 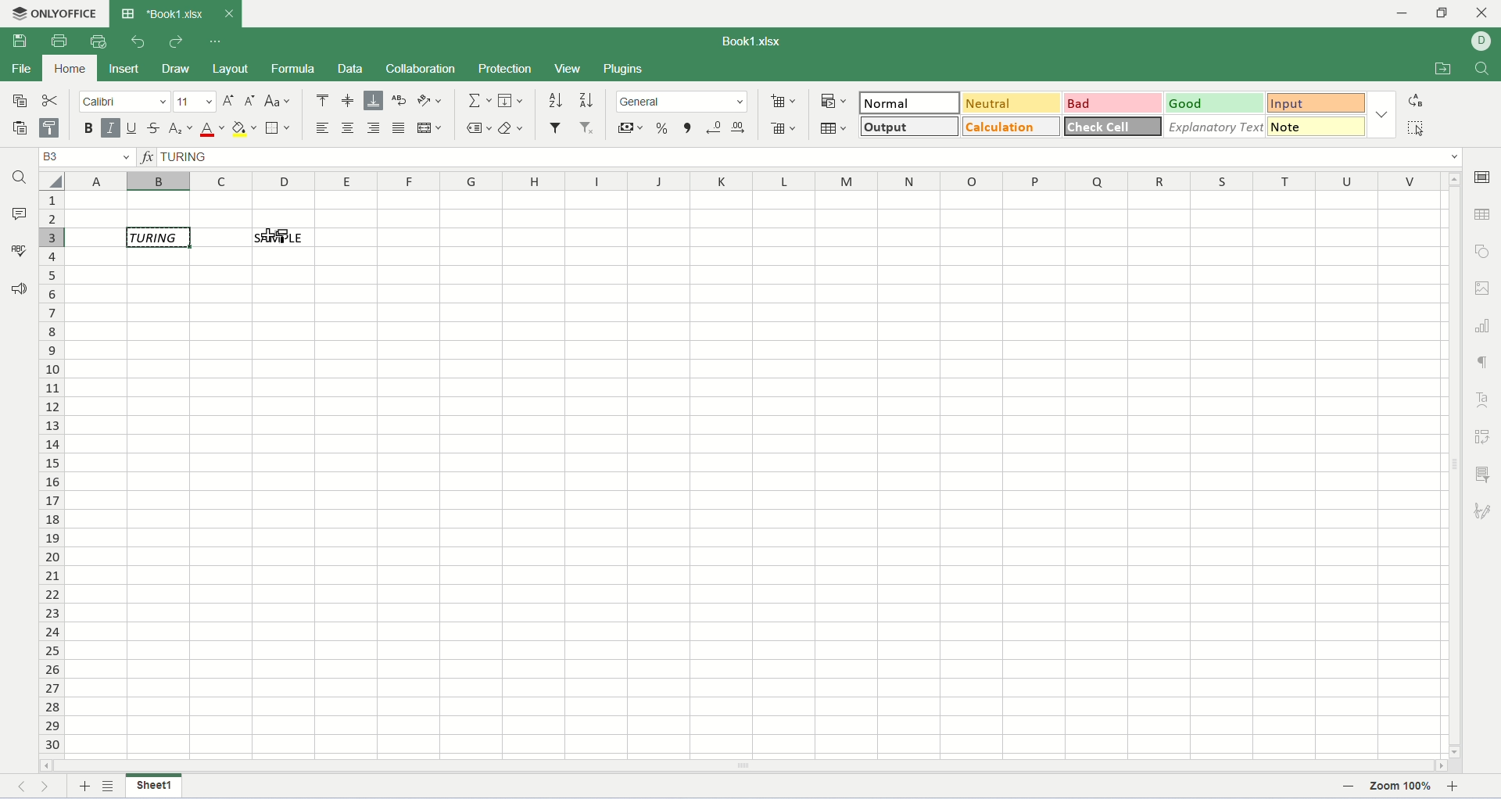 I want to click on cursor, so click(x=263, y=239).